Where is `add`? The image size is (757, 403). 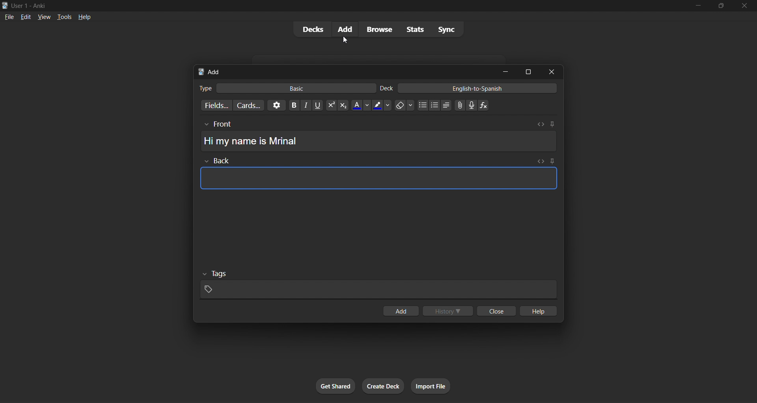 add is located at coordinates (401, 311).